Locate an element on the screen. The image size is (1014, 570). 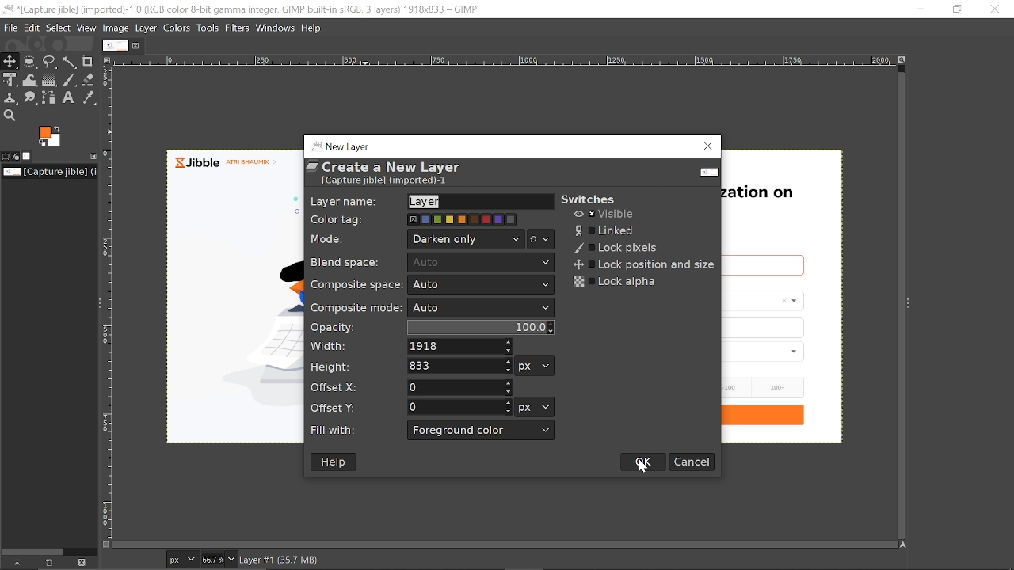
Lock position and size is located at coordinates (644, 264).